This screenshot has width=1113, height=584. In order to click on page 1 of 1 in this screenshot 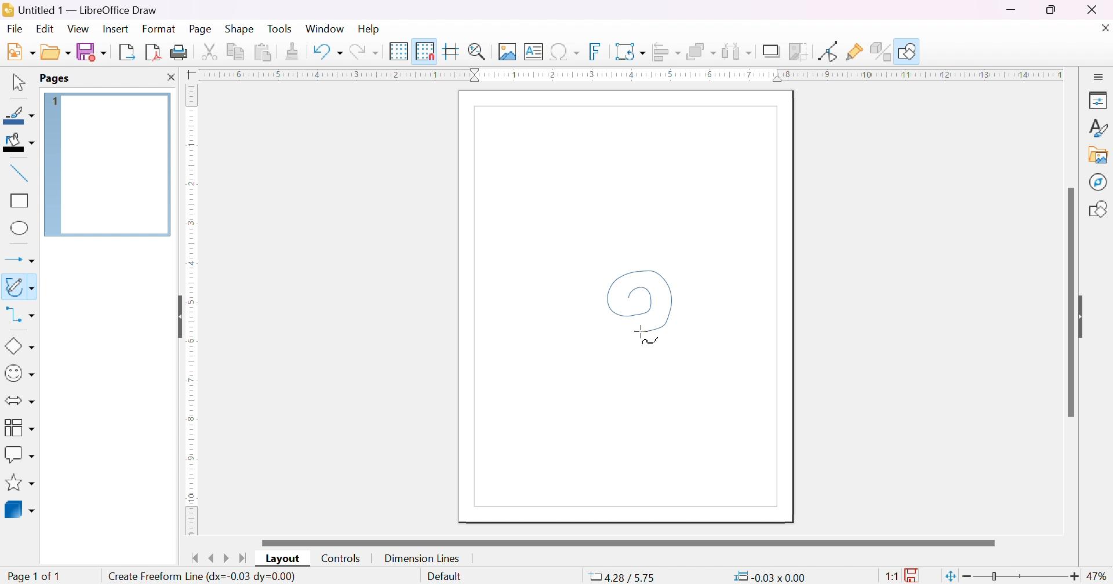, I will do `click(32, 576)`.